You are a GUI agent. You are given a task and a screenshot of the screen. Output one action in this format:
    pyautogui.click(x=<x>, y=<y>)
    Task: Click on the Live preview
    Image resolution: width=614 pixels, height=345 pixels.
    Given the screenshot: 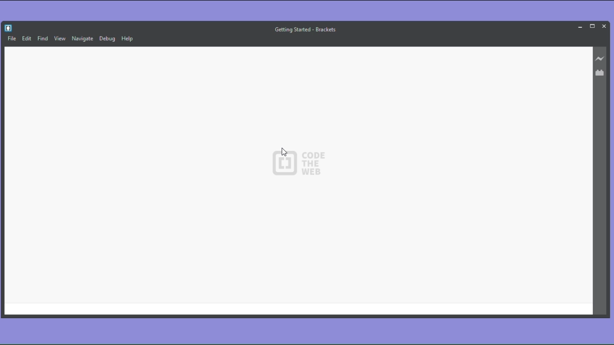 What is the action you would take?
    pyautogui.click(x=600, y=58)
    